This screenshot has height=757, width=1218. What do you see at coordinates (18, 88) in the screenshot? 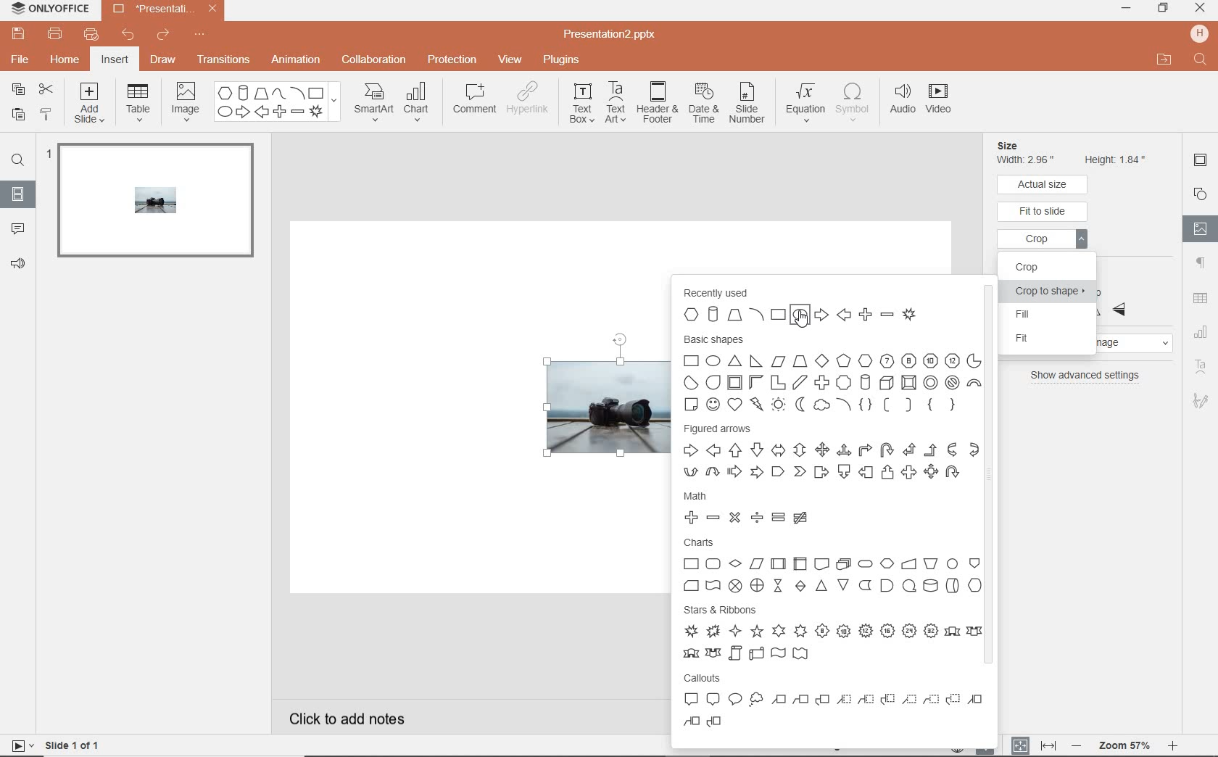
I see `copy` at bounding box center [18, 88].